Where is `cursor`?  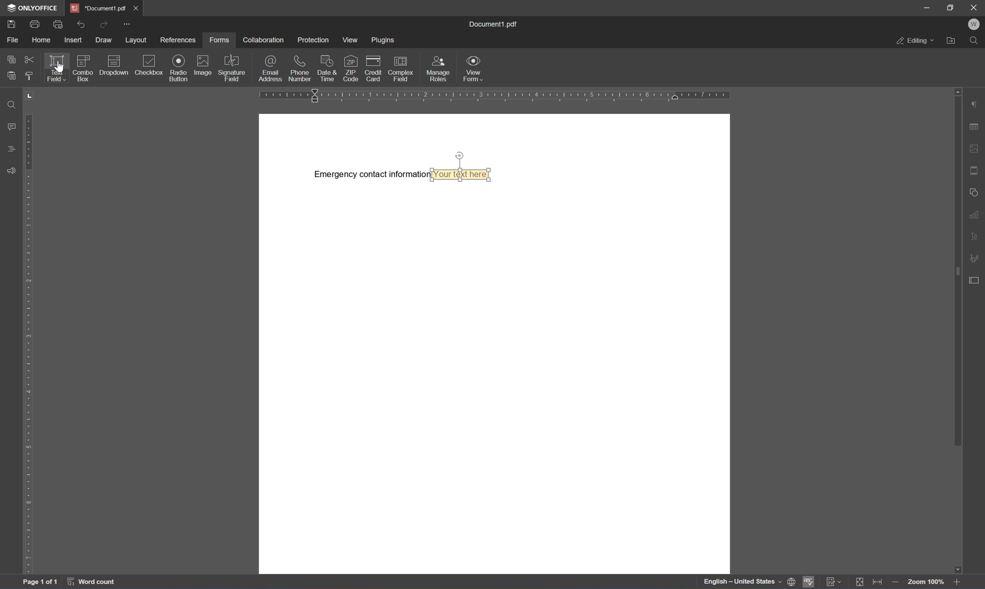
cursor is located at coordinates (60, 67).